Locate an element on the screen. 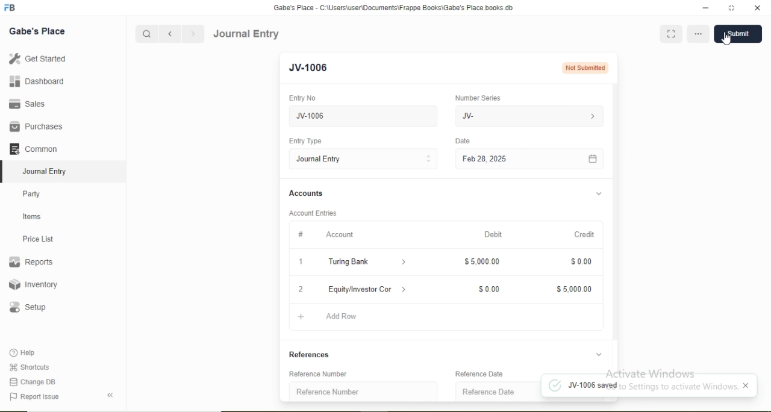 The width and height of the screenshot is (771, 412). Party is located at coordinates (32, 195).